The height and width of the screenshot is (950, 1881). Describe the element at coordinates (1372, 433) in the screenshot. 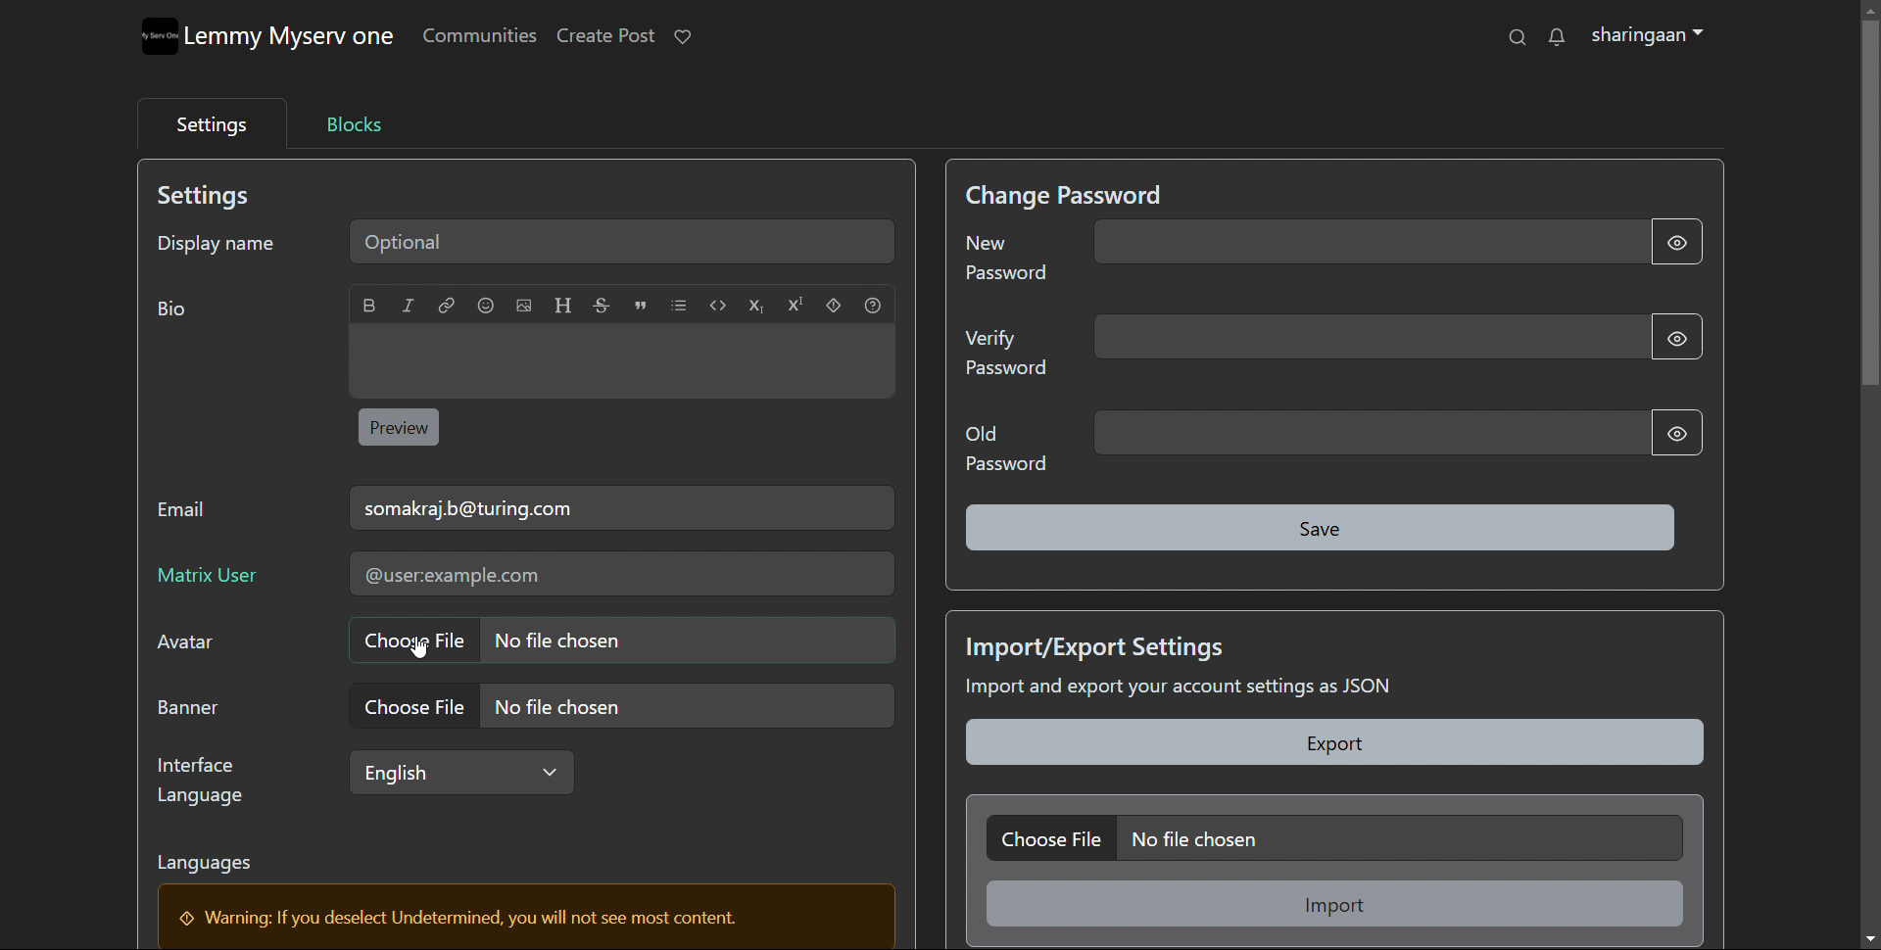

I see `old password` at that location.